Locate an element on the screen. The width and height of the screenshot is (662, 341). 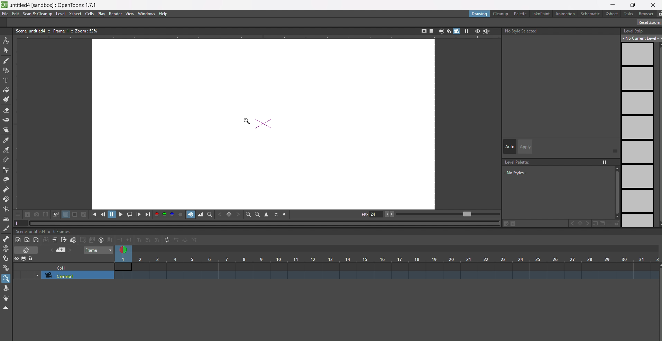
geometric tool is located at coordinates (6, 70).